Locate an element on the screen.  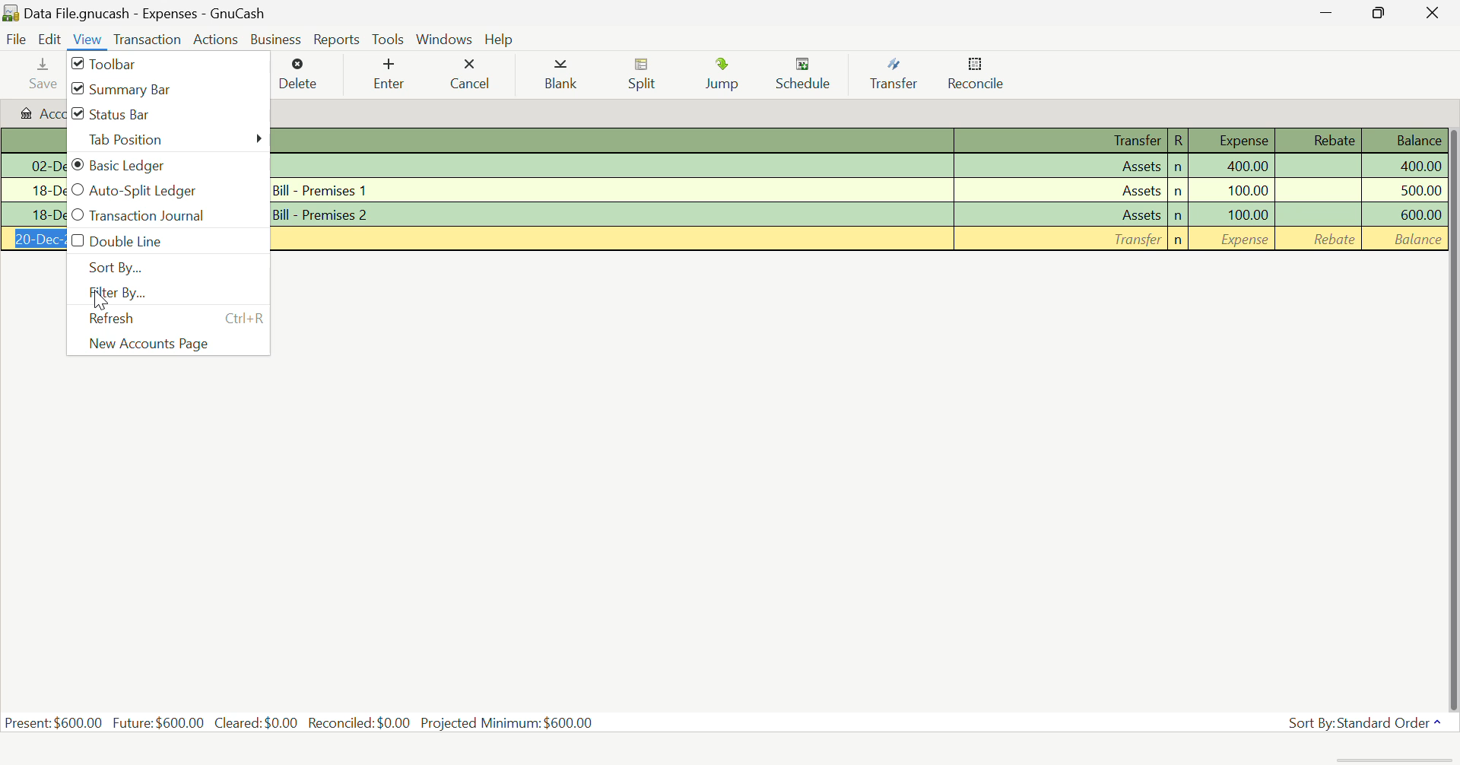
Amount is located at coordinates (1247, 192).